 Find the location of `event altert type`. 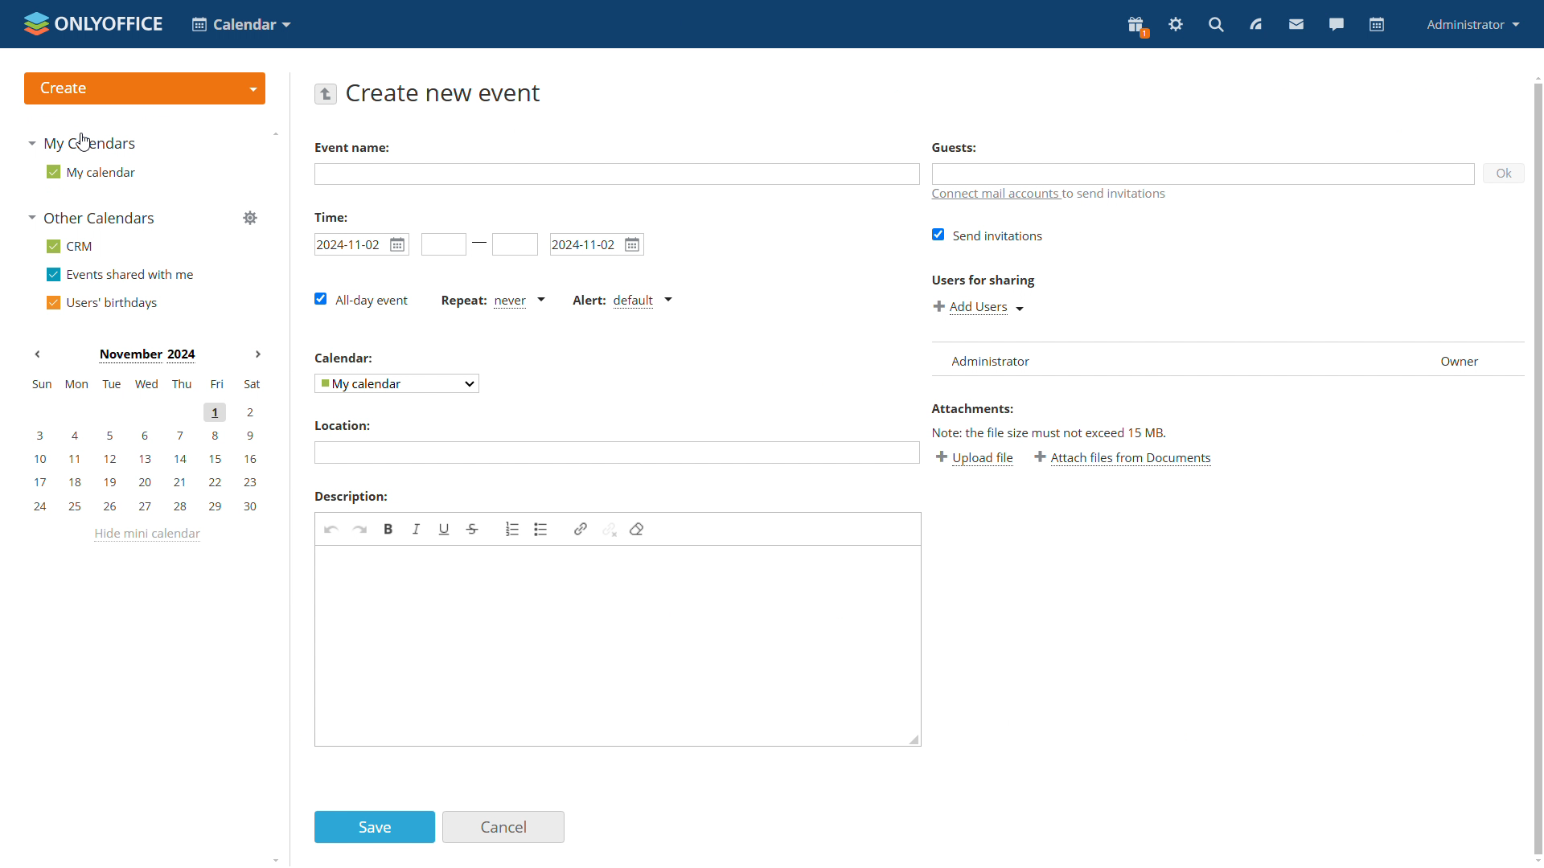

event altert type is located at coordinates (621, 302).